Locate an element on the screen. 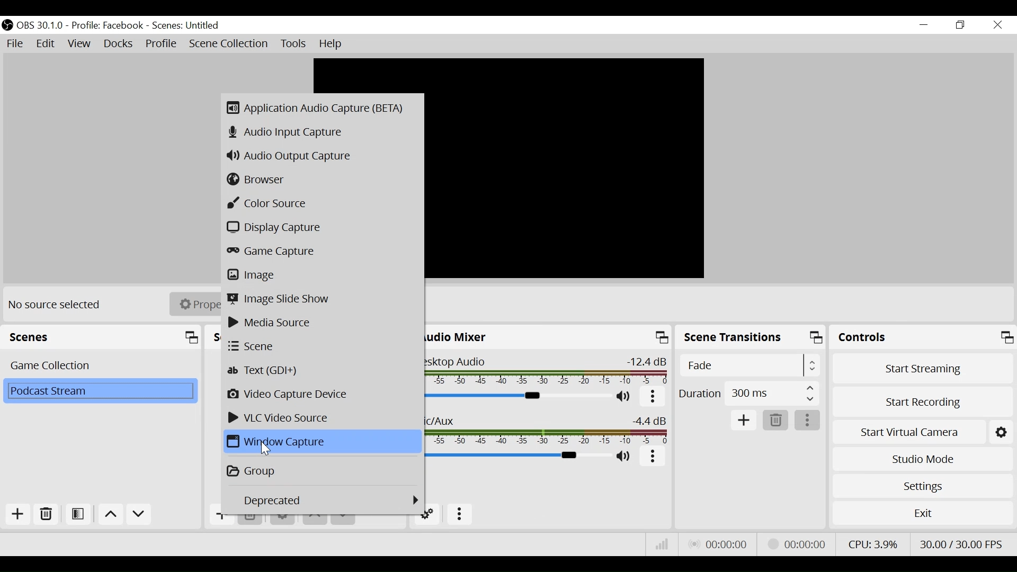 Image resolution: width=1017 pixels, height=572 pixels. Image is located at coordinates (322, 274).